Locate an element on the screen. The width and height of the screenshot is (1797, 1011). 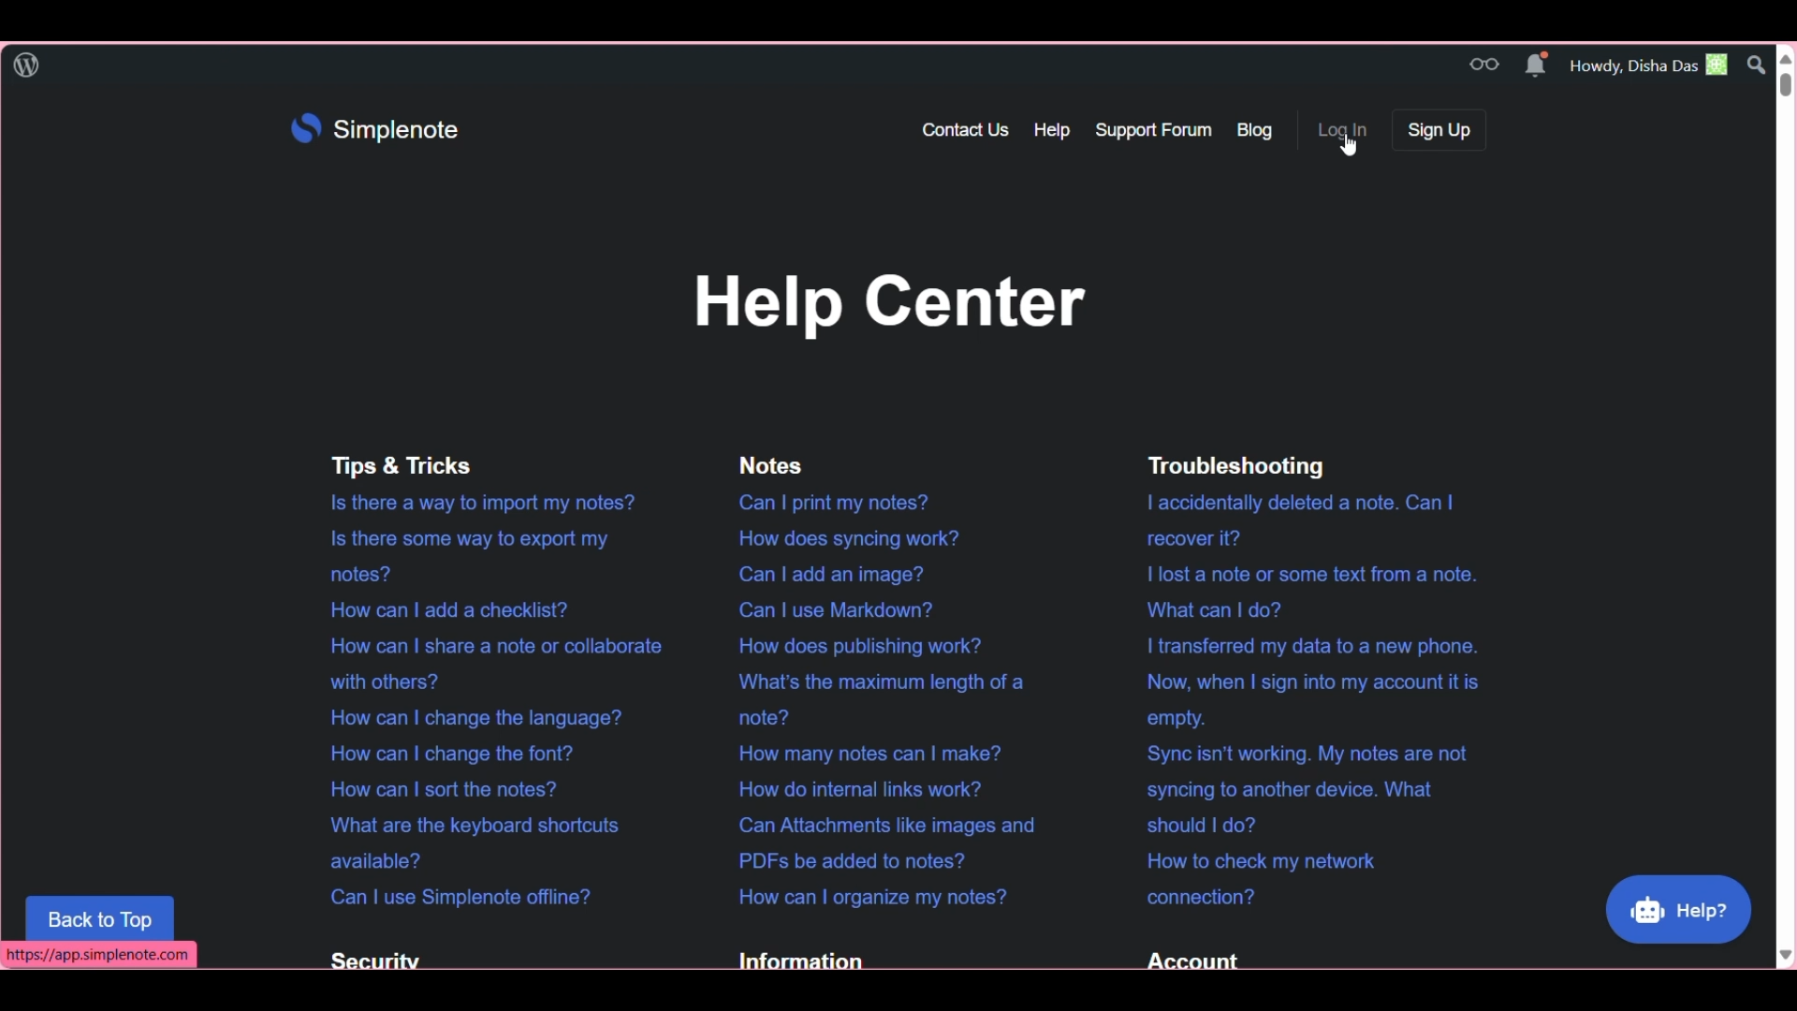
Manage notifications is located at coordinates (1536, 65).